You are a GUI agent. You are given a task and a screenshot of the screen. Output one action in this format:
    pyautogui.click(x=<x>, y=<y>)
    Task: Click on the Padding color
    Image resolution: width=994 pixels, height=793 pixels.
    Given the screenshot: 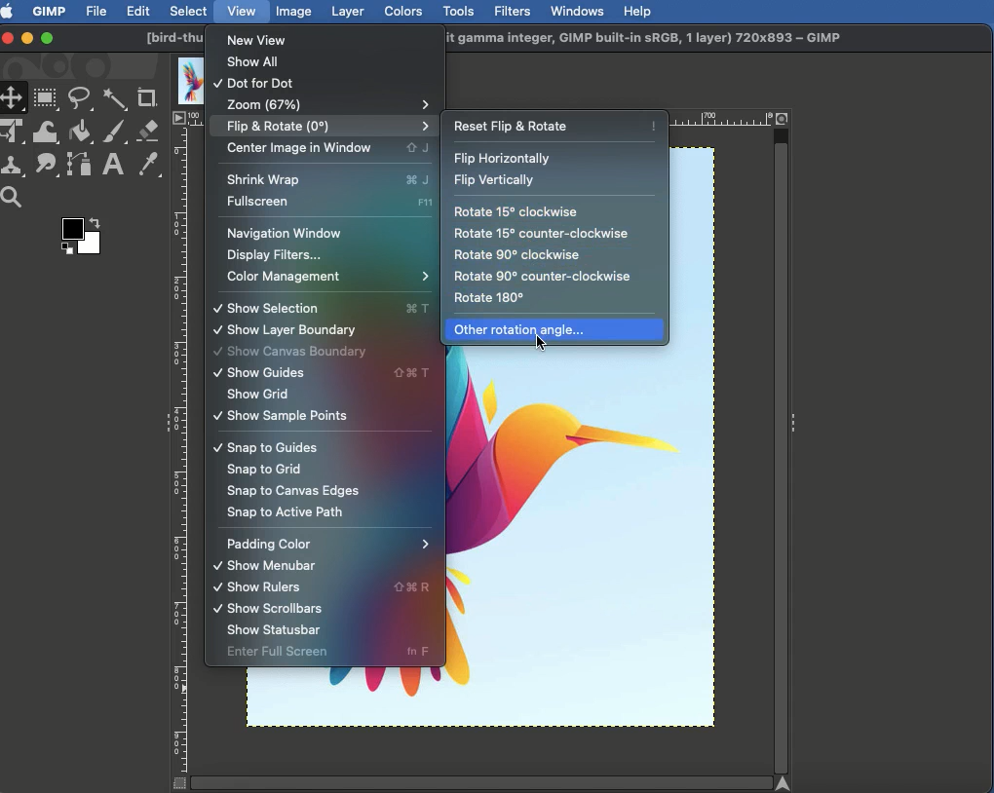 What is the action you would take?
    pyautogui.click(x=329, y=545)
    